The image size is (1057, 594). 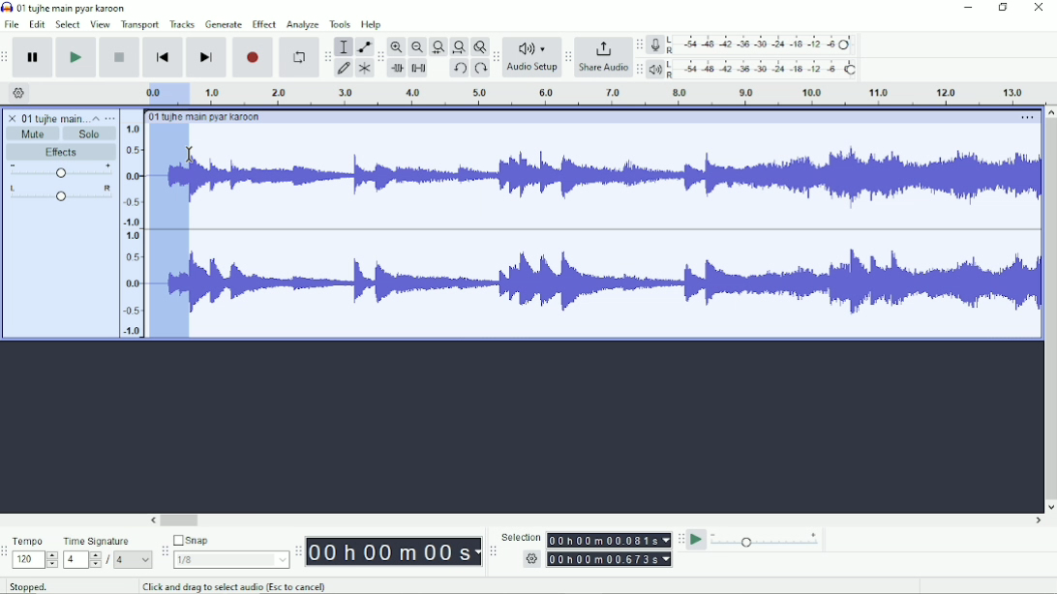 What do you see at coordinates (60, 194) in the screenshot?
I see `Pan` at bounding box center [60, 194].